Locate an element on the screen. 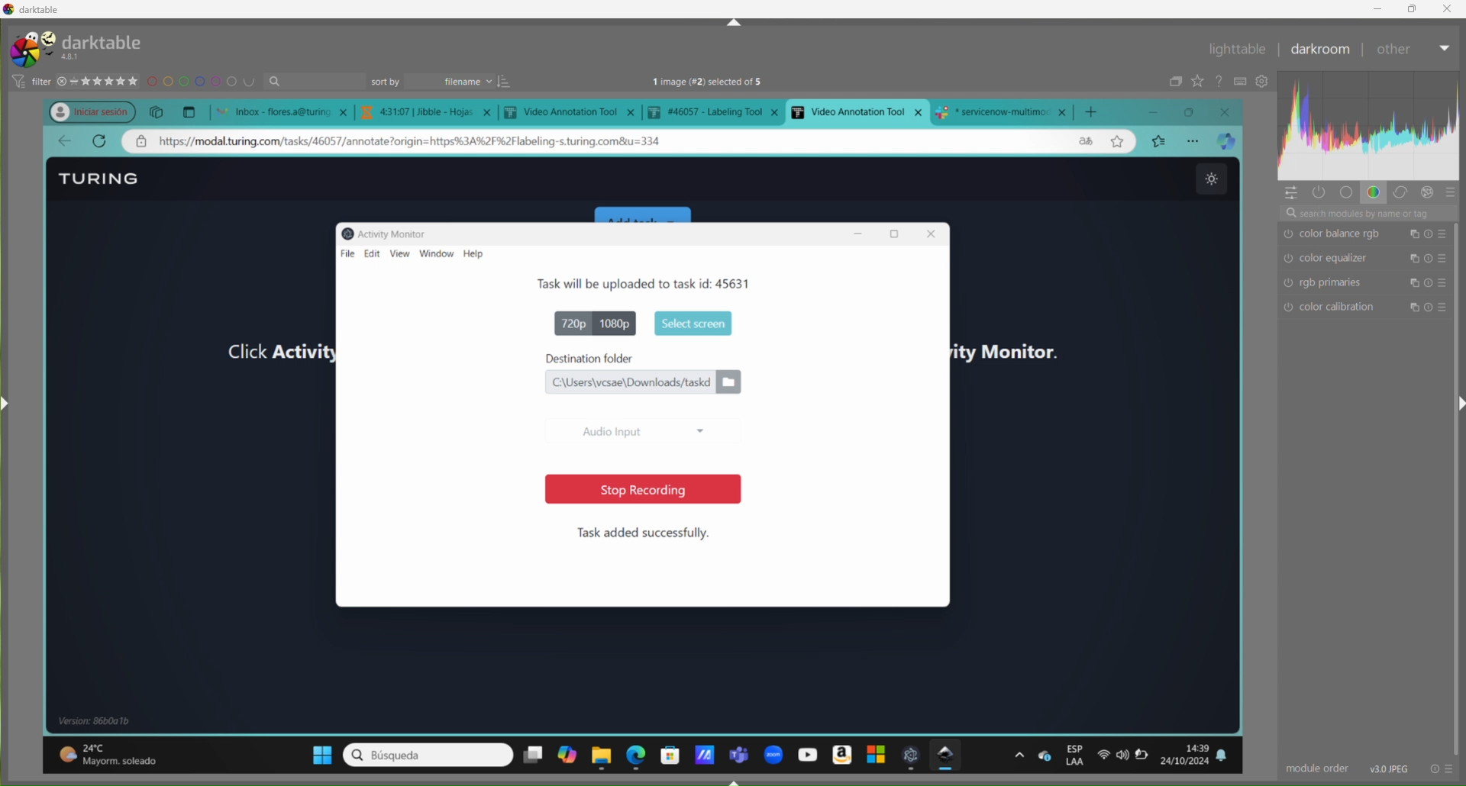  module order is located at coordinates (1313, 768).